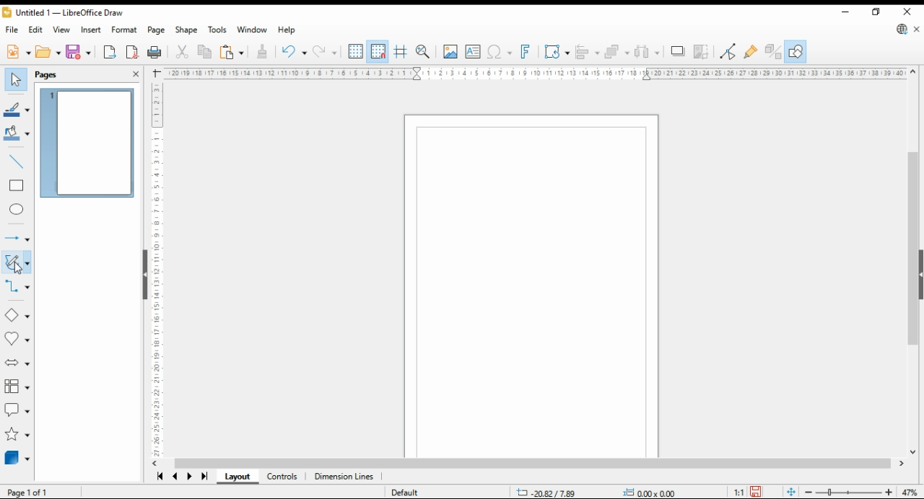 The height and width of the screenshot is (499, 924). I want to click on Page, so click(531, 286).